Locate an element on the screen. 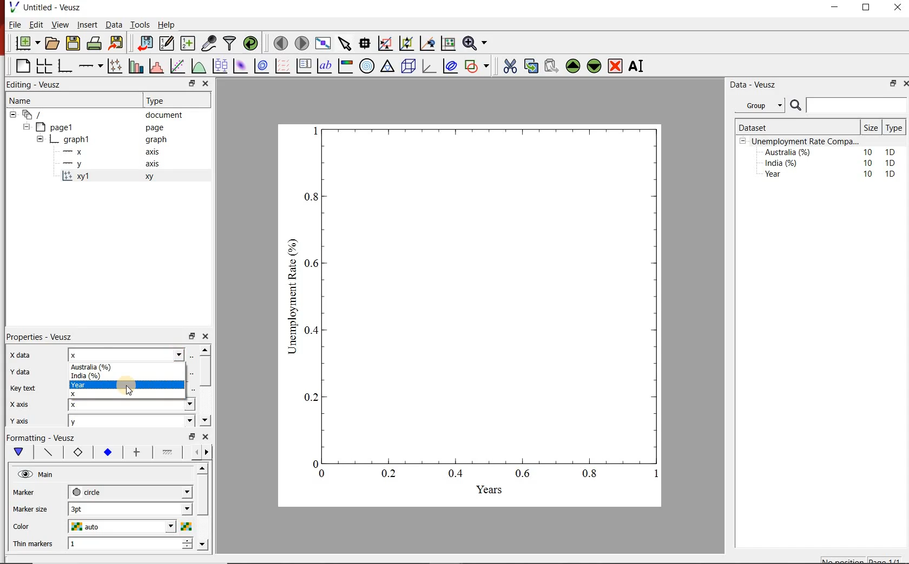  Group is located at coordinates (761, 105).